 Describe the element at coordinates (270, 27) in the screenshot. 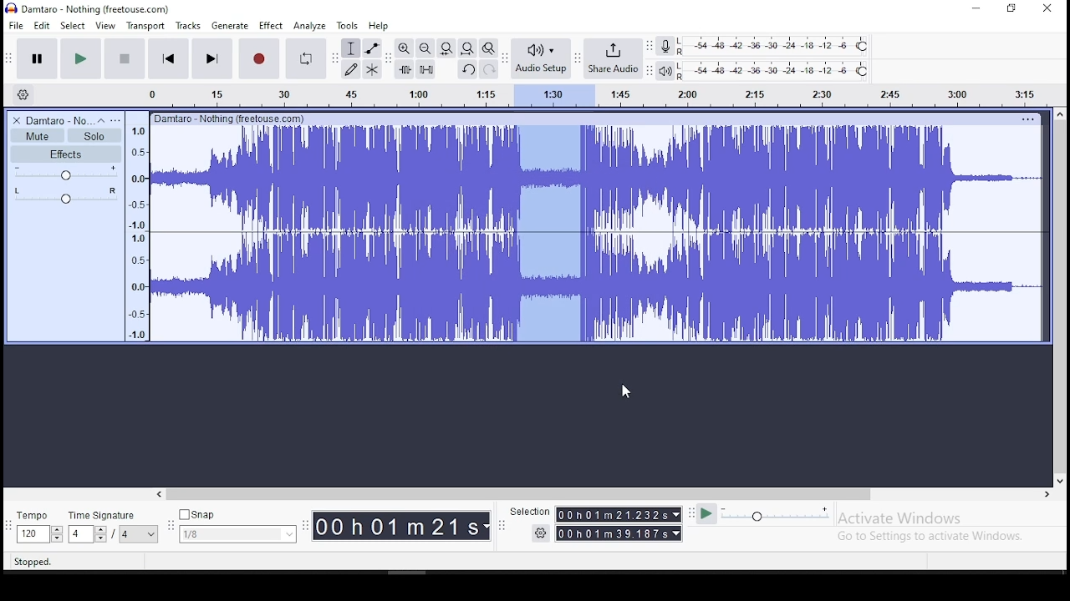

I see `effect` at that location.